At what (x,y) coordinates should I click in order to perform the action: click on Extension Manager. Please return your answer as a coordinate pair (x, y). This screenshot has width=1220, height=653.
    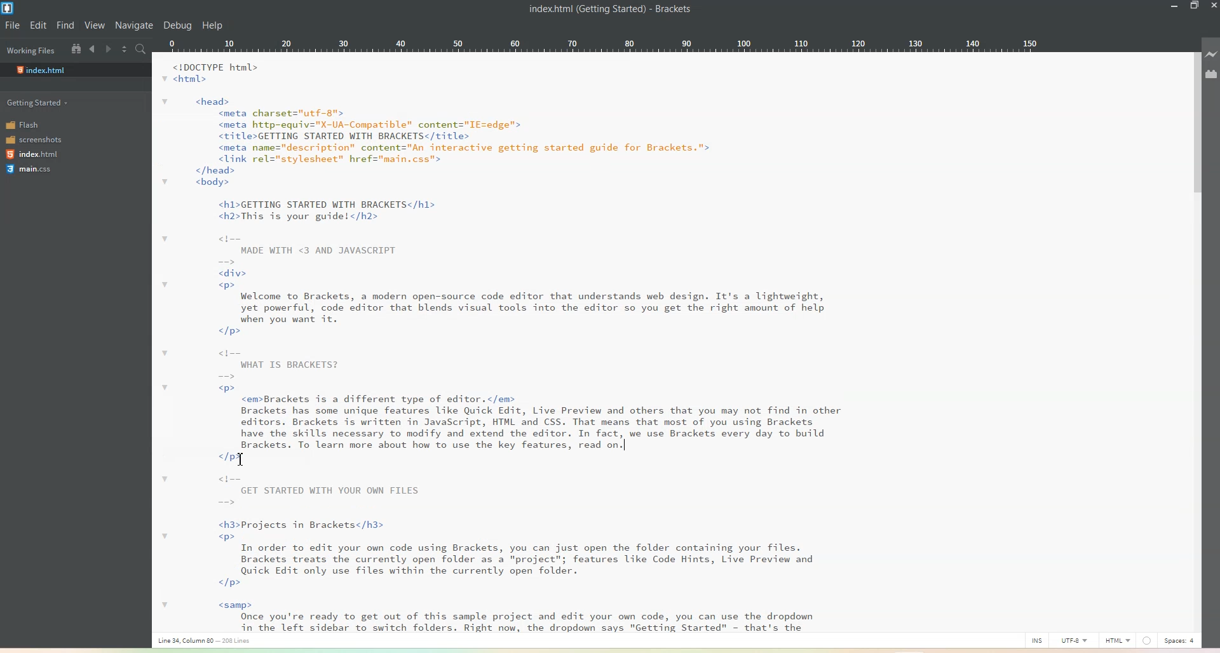
    Looking at the image, I should click on (1212, 74).